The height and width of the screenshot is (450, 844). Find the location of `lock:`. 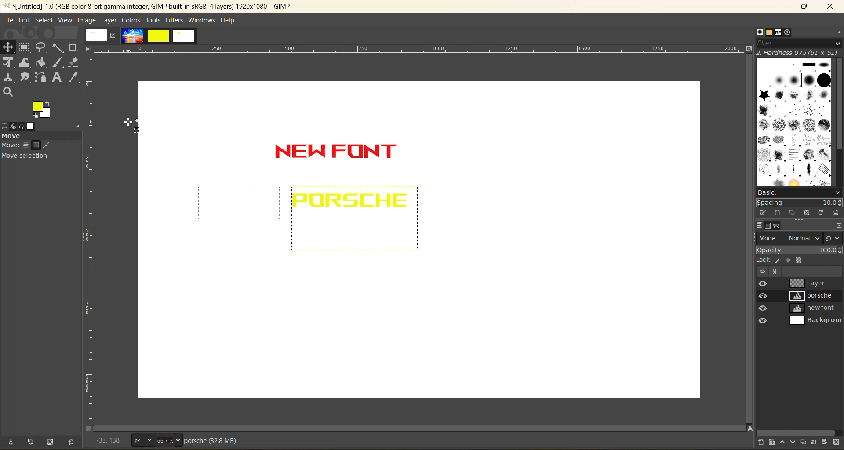

lock: is located at coordinates (760, 261).